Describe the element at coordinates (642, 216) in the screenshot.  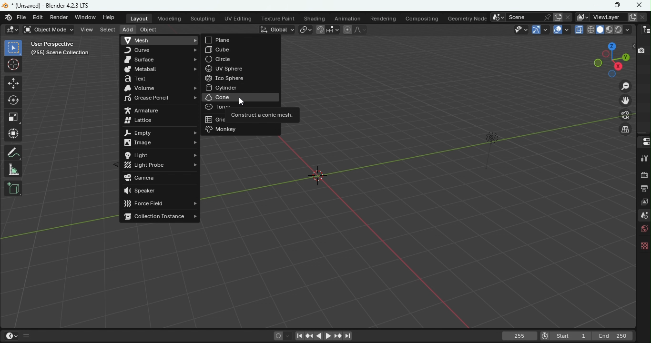
I see `Scene` at that location.